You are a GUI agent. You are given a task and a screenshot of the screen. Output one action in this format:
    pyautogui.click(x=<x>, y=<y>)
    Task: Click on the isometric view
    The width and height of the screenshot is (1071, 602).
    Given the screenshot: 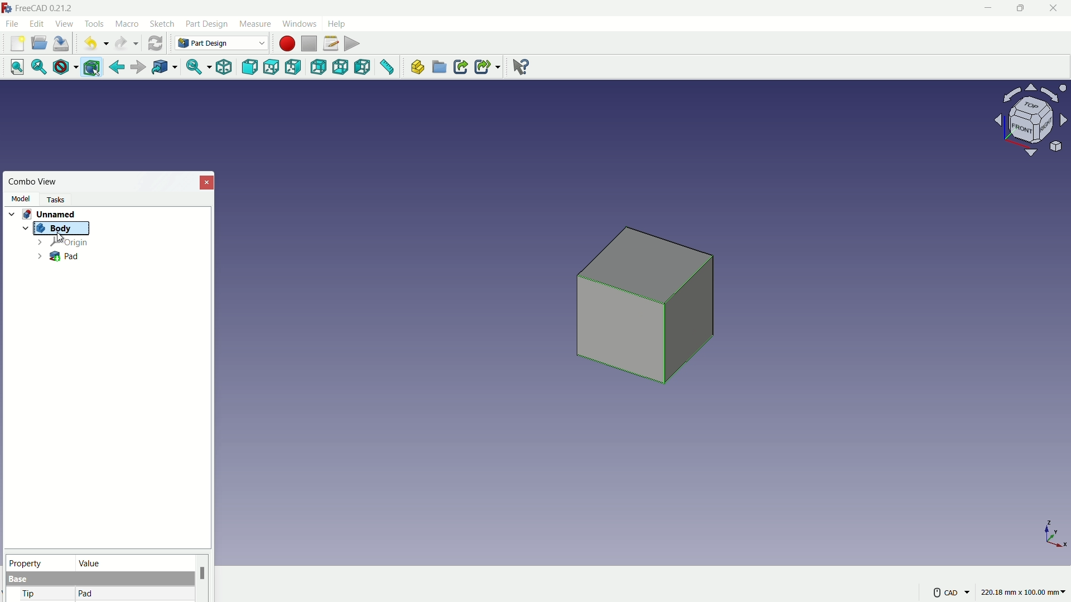 What is the action you would take?
    pyautogui.click(x=224, y=68)
    